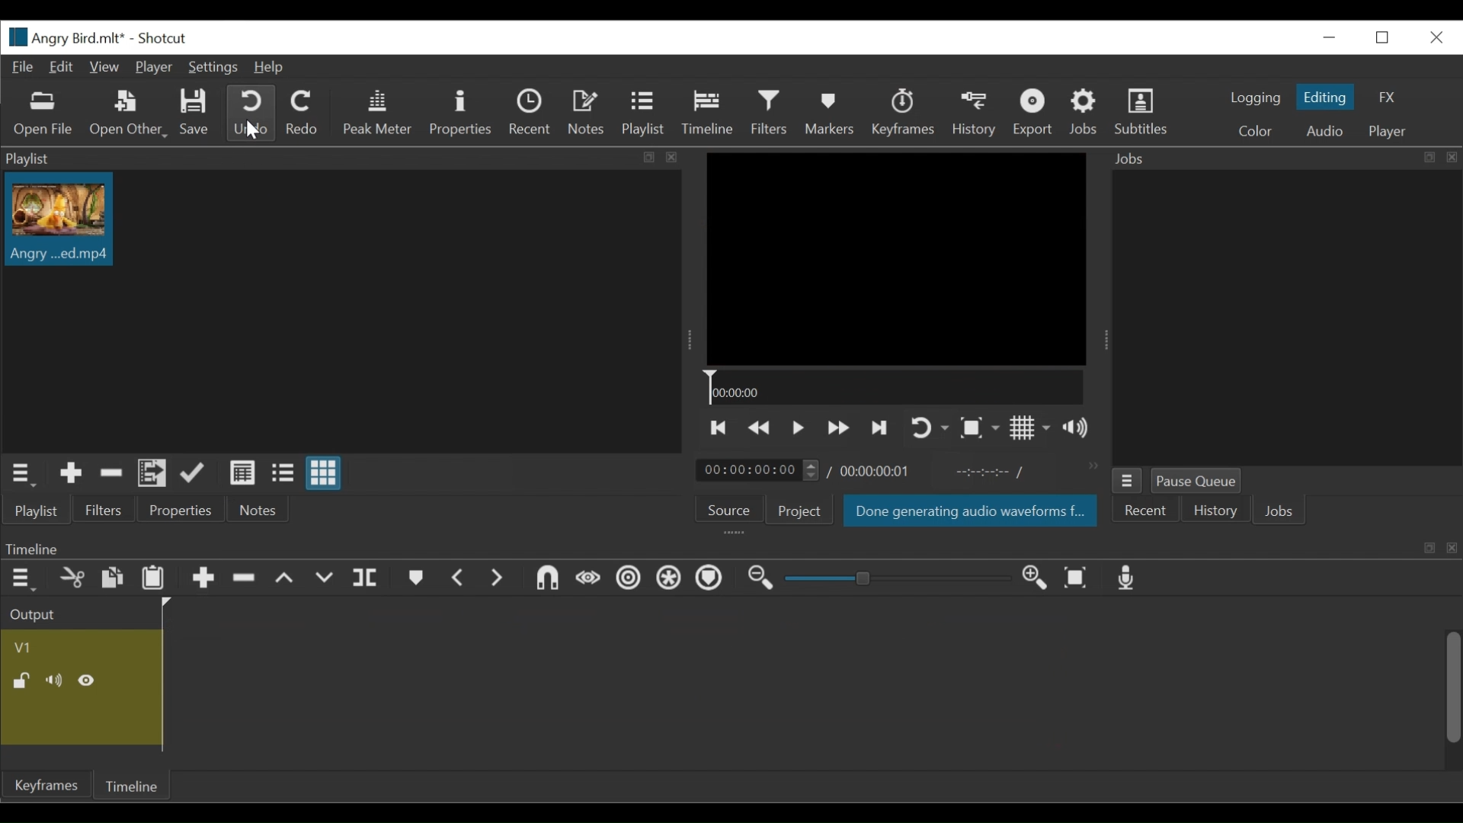  Describe the element at coordinates (1329, 40) in the screenshot. I see `minimize` at that location.